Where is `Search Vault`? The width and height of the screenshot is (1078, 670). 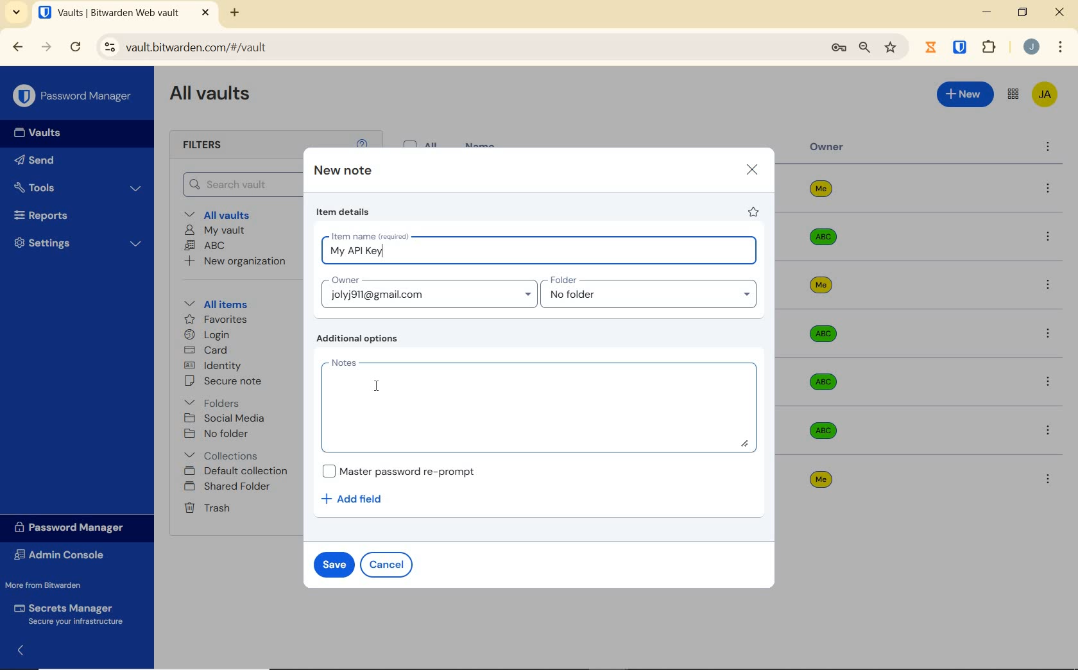 Search Vault is located at coordinates (240, 184).